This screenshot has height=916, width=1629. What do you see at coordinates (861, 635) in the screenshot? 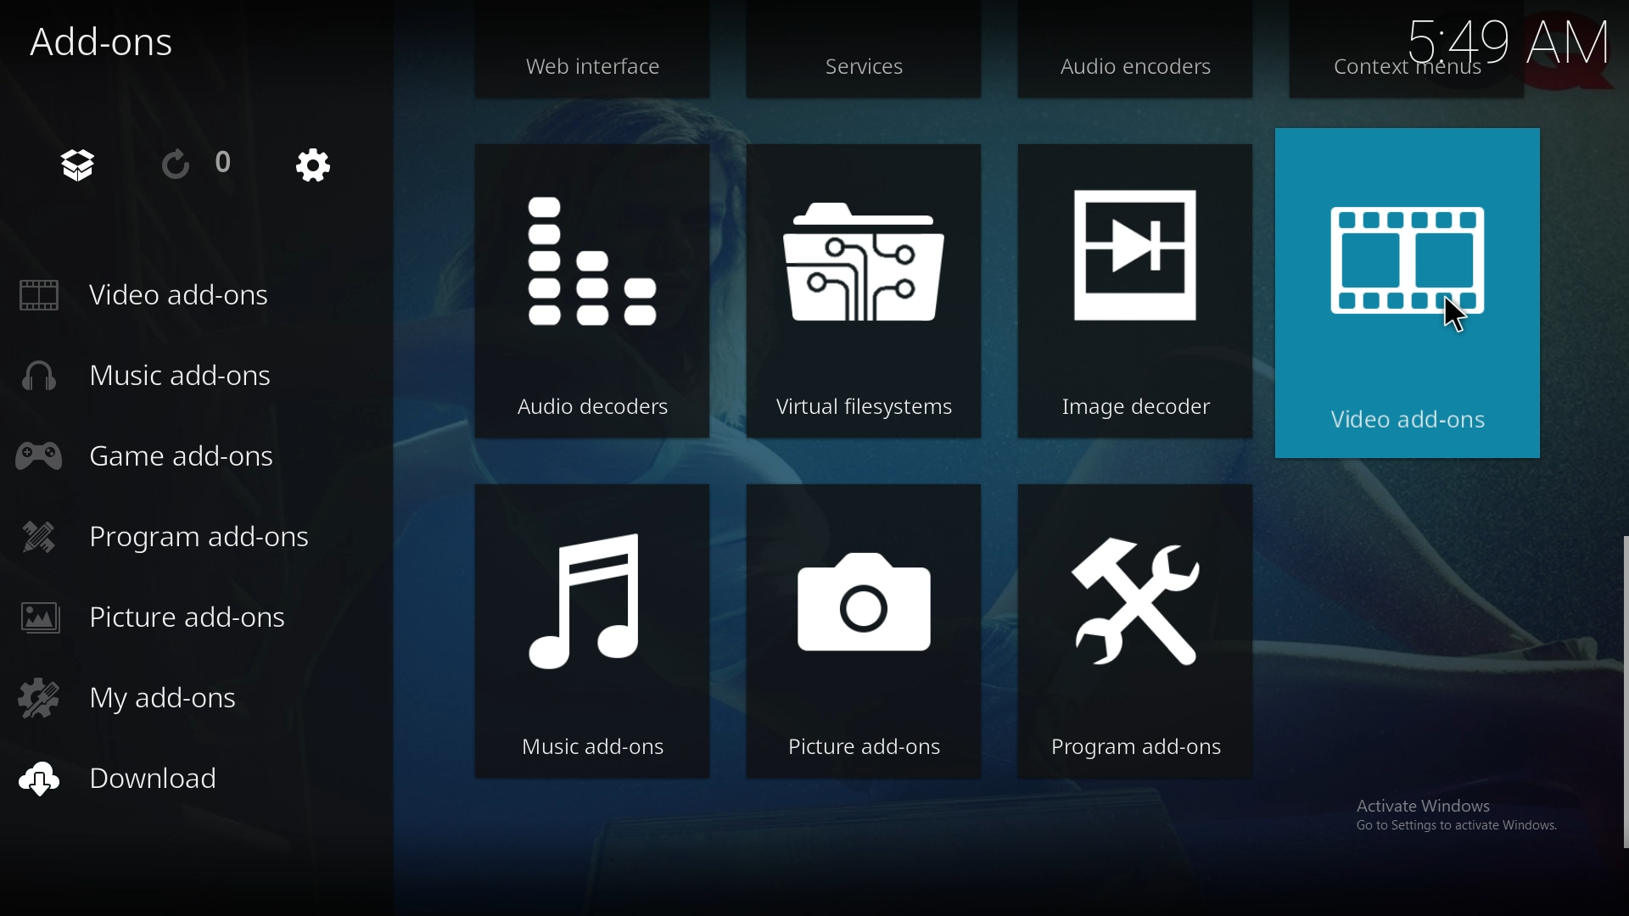
I see `picture add ons` at bounding box center [861, 635].